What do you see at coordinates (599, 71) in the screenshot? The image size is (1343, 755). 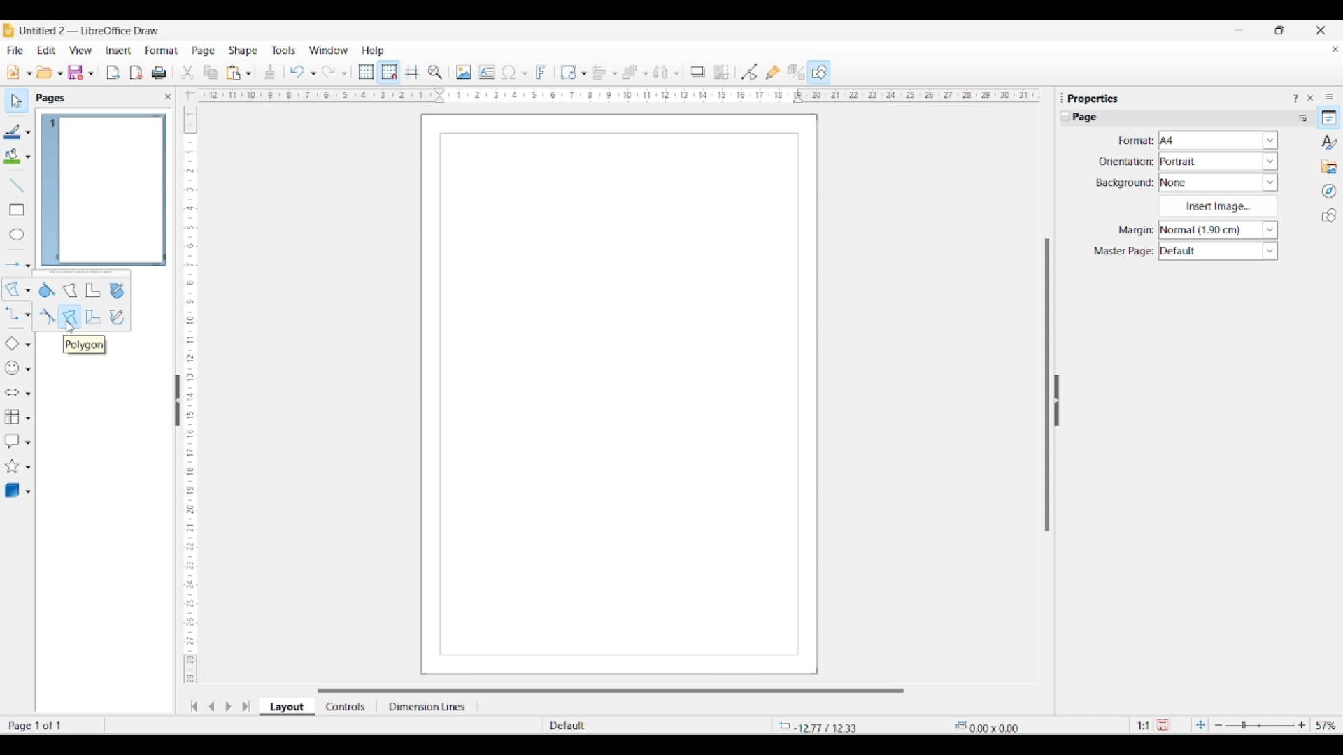 I see `Selected alignment` at bounding box center [599, 71].